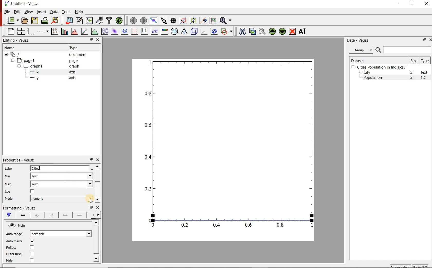 This screenshot has height=268, width=432. Describe the element at coordinates (41, 12) in the screenshot. I see `Insert` at that location.